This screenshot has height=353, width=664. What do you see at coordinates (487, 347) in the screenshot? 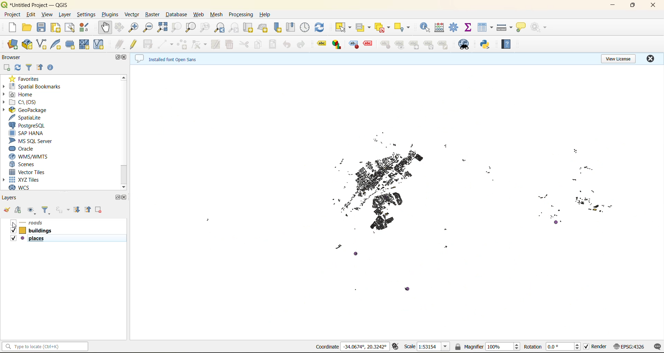
I see `magnifier` at bounding box center [487, 347].